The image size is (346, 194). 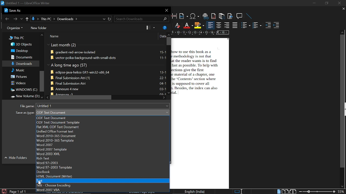 I want to click on language style, so click(x=196, y=192).